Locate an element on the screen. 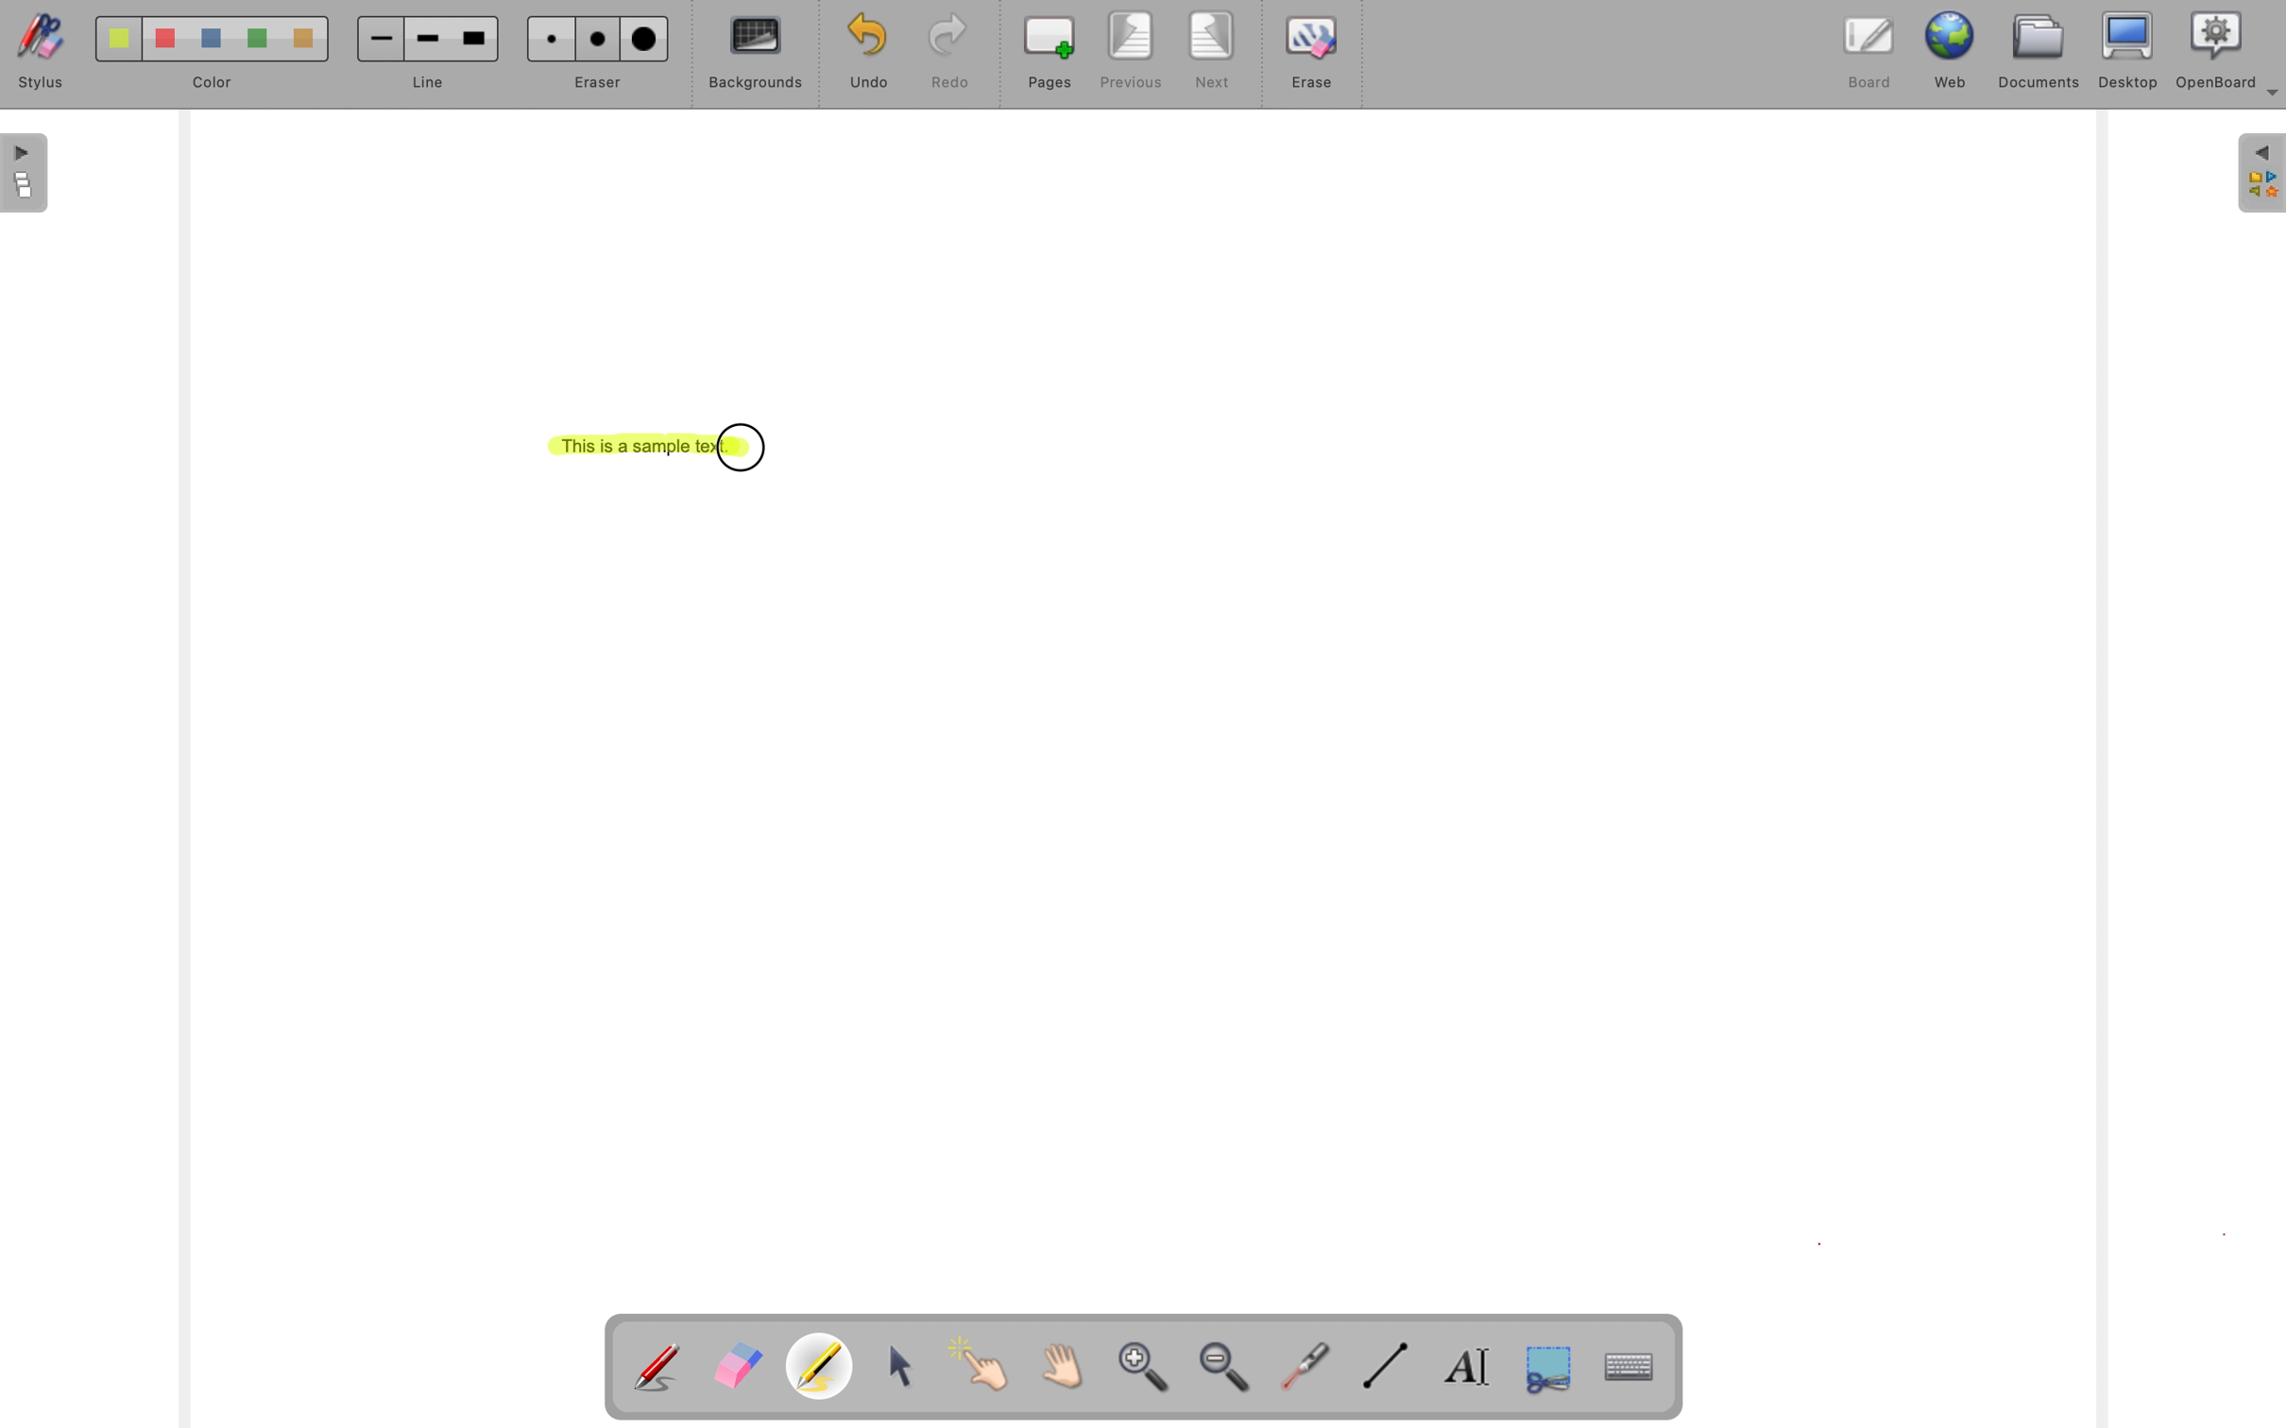  Medium eraser is located at coordinates (600, 41).